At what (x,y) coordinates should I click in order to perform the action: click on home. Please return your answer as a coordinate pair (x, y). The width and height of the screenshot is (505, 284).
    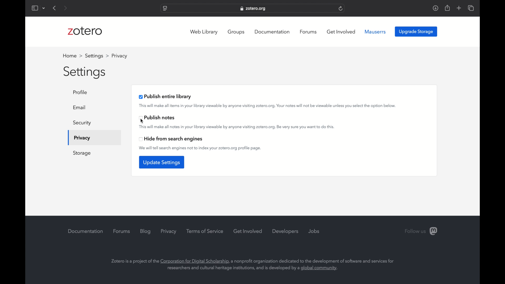
    Looking at the image, I should click on (72, 56).